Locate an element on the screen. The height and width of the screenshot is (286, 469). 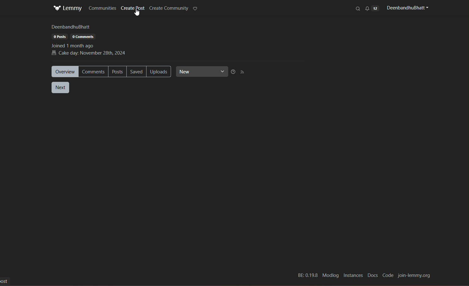
0 posts is located at coordinates (60, 37).